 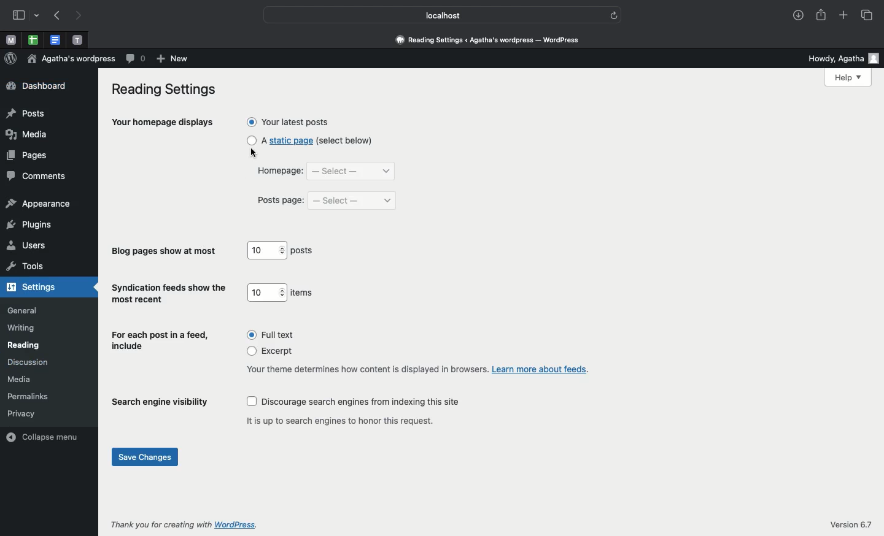 I want to click on reading settings < agatha's wordpress - wordpress, so click(x=494, y=40).